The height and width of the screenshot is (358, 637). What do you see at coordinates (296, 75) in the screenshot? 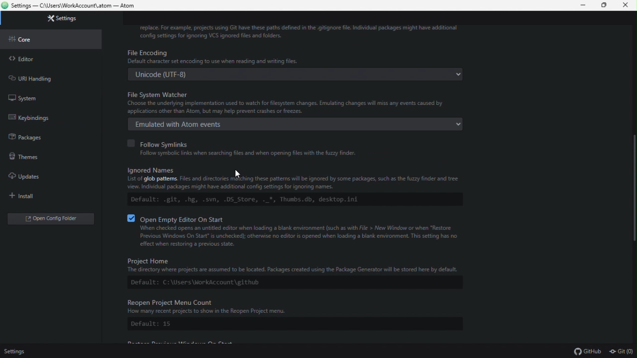
I see `Unicode (UTF-8)` at bounding box center [296, 75].